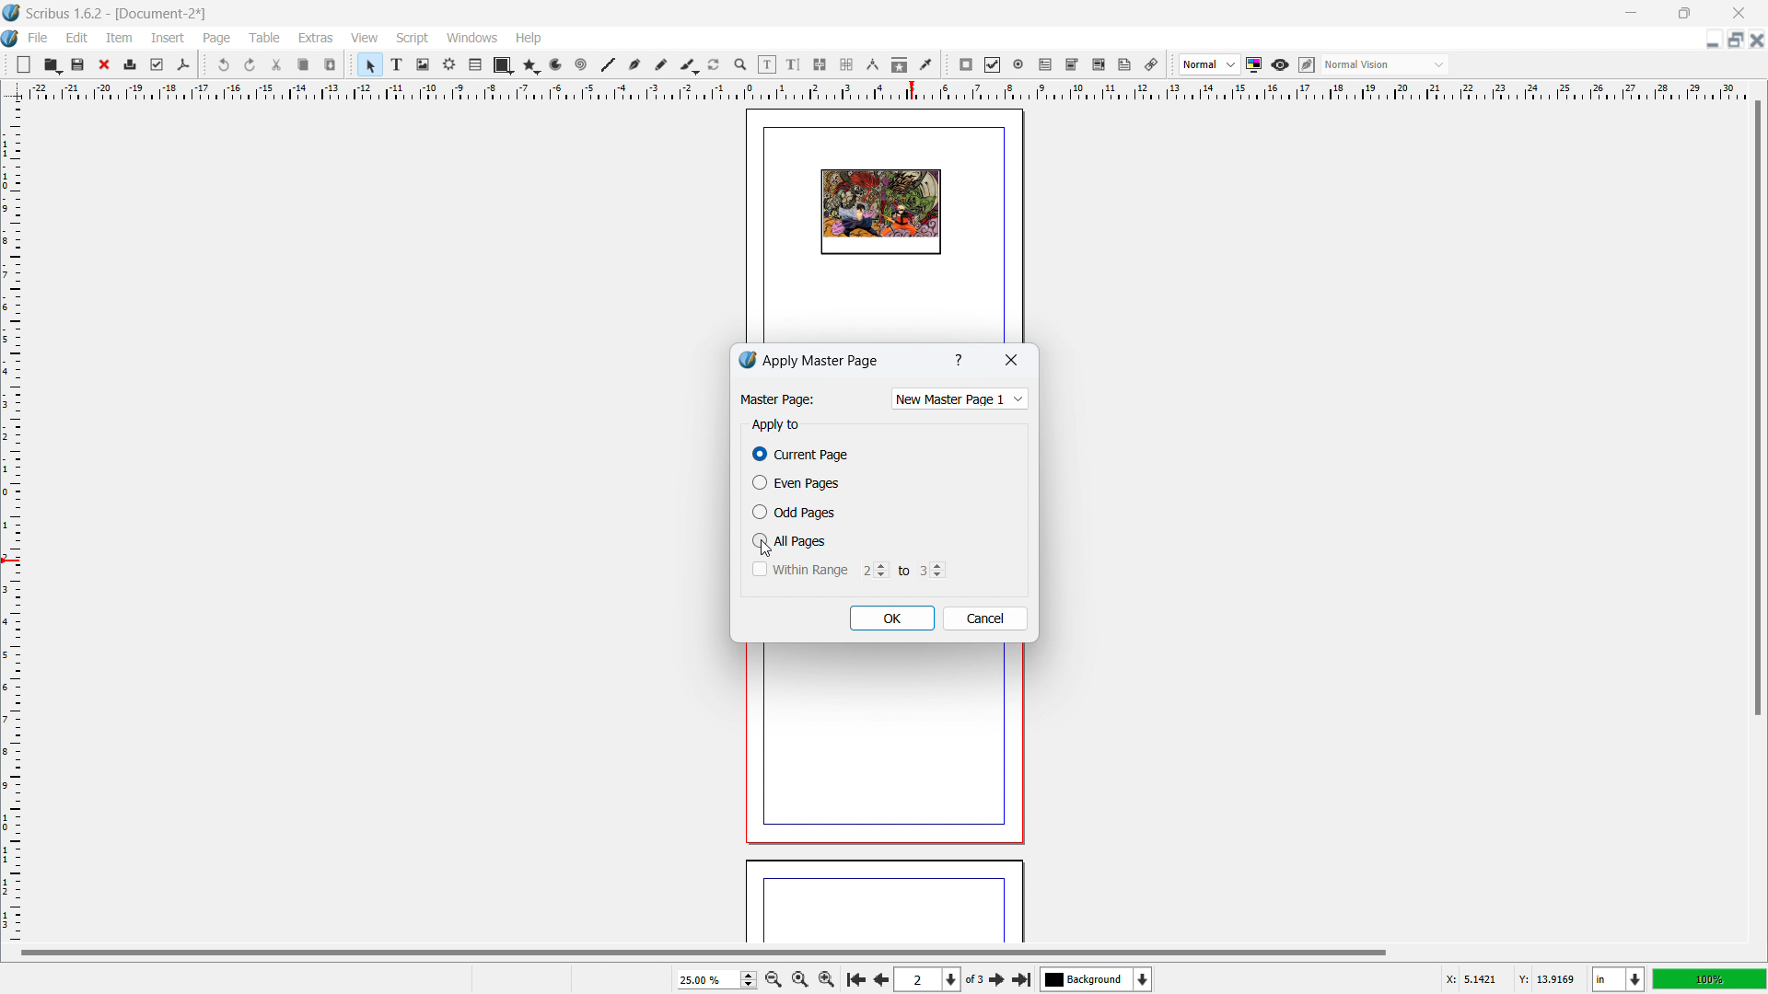 Image resolution: width=1768 pixels, height=994 pixels. I want to click on open, so click(52, 64).